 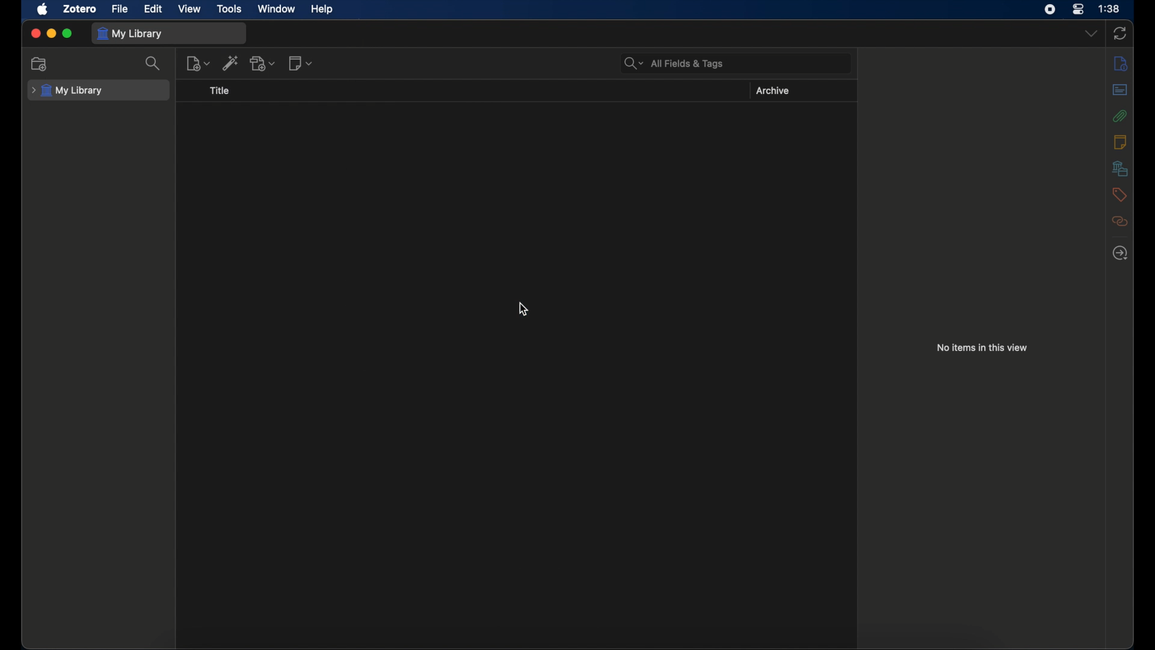 I want to click on sync, so click(x=1120, y=33).